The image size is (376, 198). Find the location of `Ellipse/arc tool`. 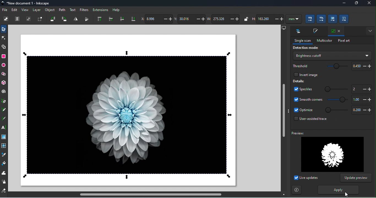

Ellipse/arc tool is located at coordinates (4, 66).